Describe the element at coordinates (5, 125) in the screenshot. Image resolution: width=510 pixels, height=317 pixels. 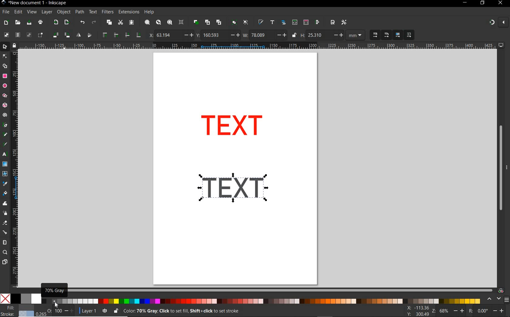
I see `pen tool` at that location.